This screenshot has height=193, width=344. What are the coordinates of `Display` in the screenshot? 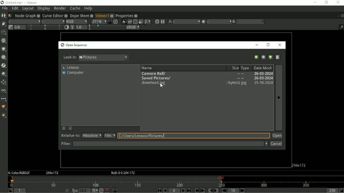 It's located at (43, 9).